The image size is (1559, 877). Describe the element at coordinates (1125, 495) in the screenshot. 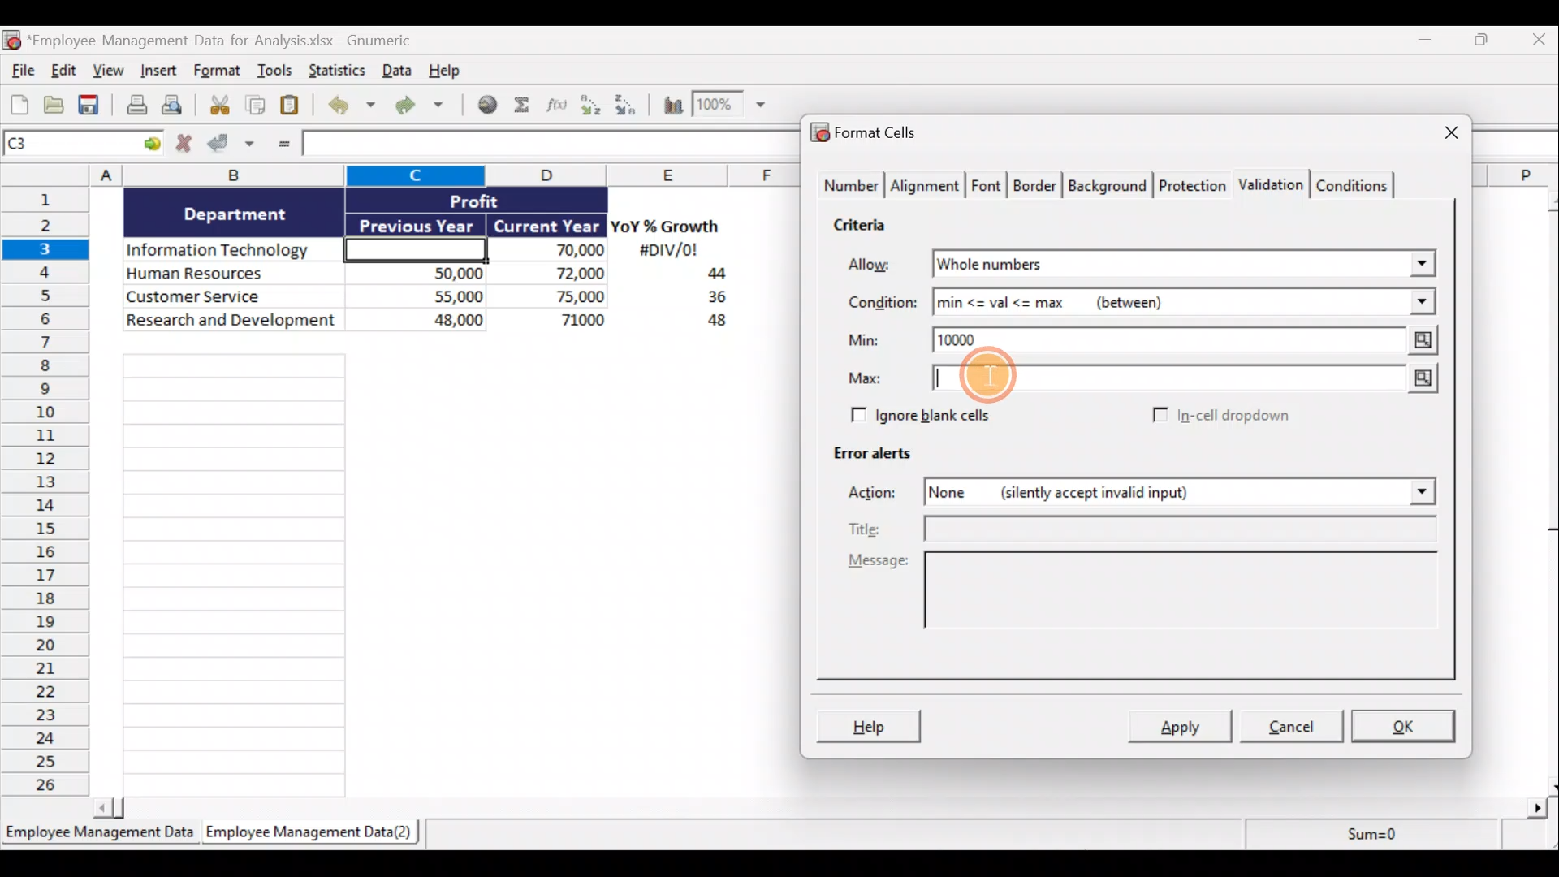

I see `None (silently accept invalid input)` at that location.